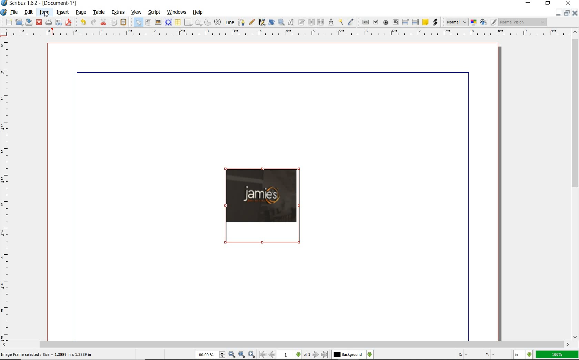 This screenshot has height=360, width=579. I want to click on 1 of 1, so click(295, 355).